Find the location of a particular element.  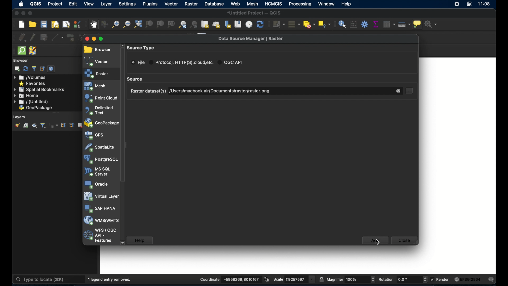

geopackage is located at coordinates (101, 122).